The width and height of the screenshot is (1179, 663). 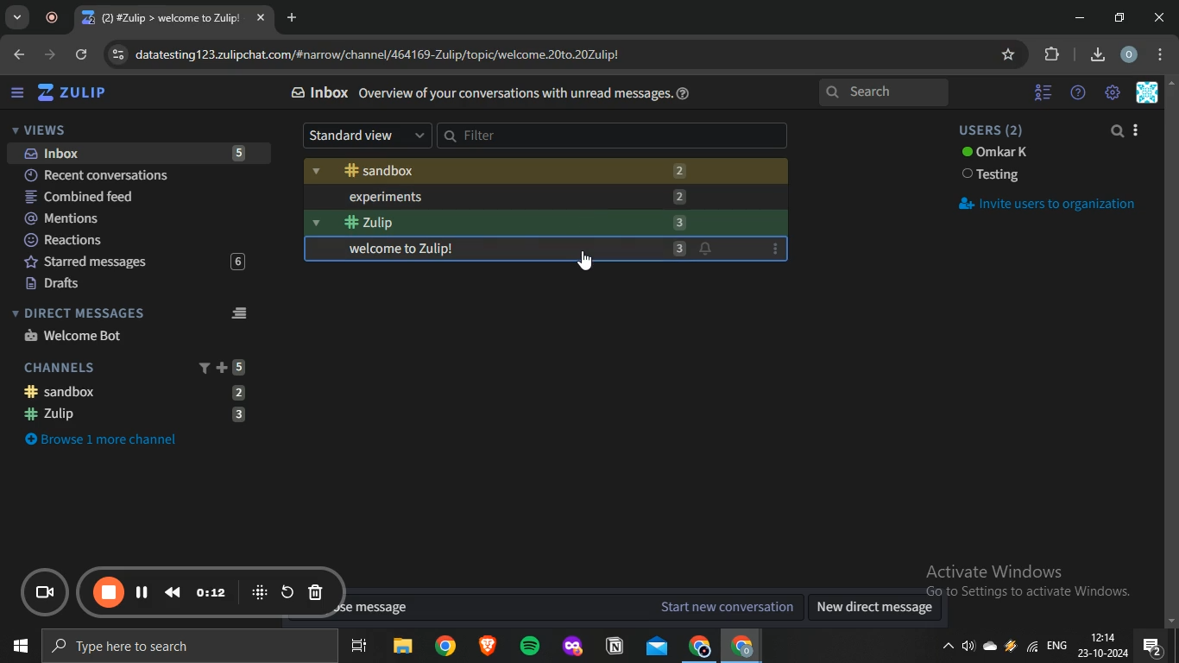 I want to click on search, so click(x=1119, y=132).